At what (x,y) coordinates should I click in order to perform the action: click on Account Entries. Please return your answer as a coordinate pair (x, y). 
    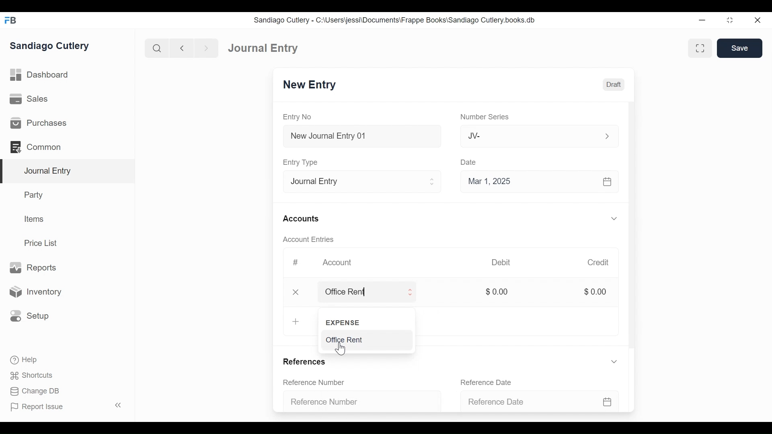
    Looking at the image, I should click on (305, 240).